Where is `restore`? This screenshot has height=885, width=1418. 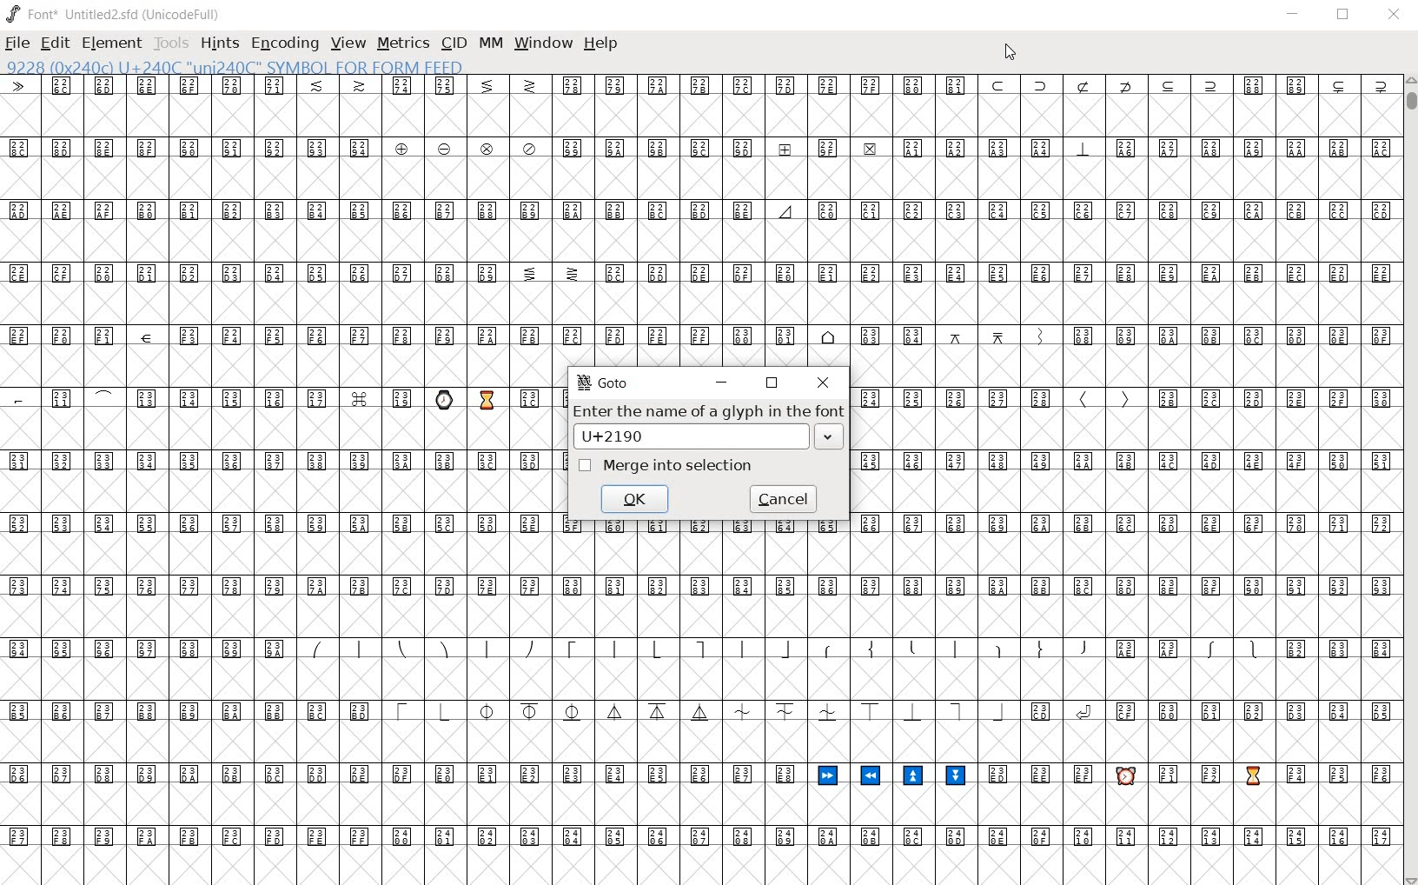
restore is located at coordinates (772, 383).